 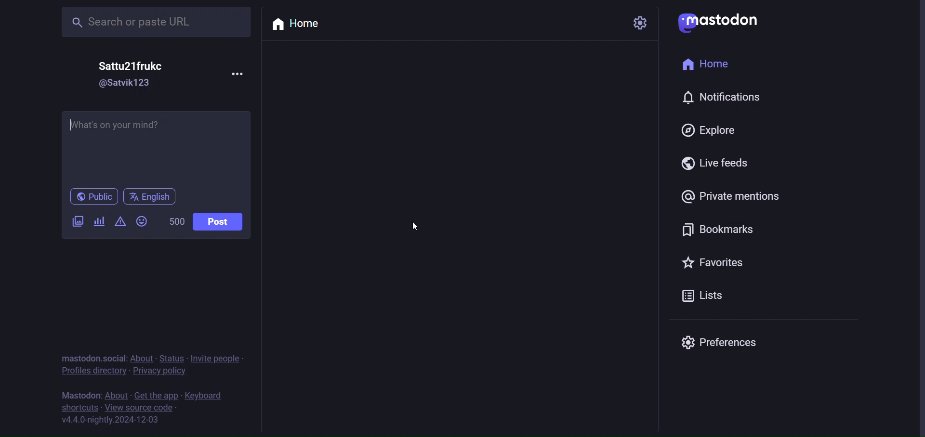 What do you see at coordinates (78, 407) in the screenshot?
I see `shortcut` at bounding box center [78, 407].